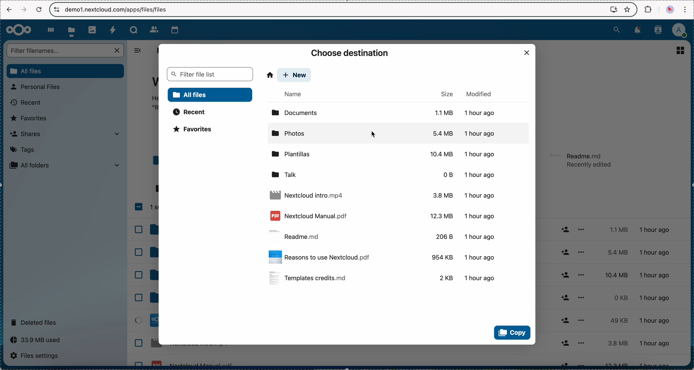 This screenshot has height=370, width=694. I want to click on deleted files, so click(36, 322).